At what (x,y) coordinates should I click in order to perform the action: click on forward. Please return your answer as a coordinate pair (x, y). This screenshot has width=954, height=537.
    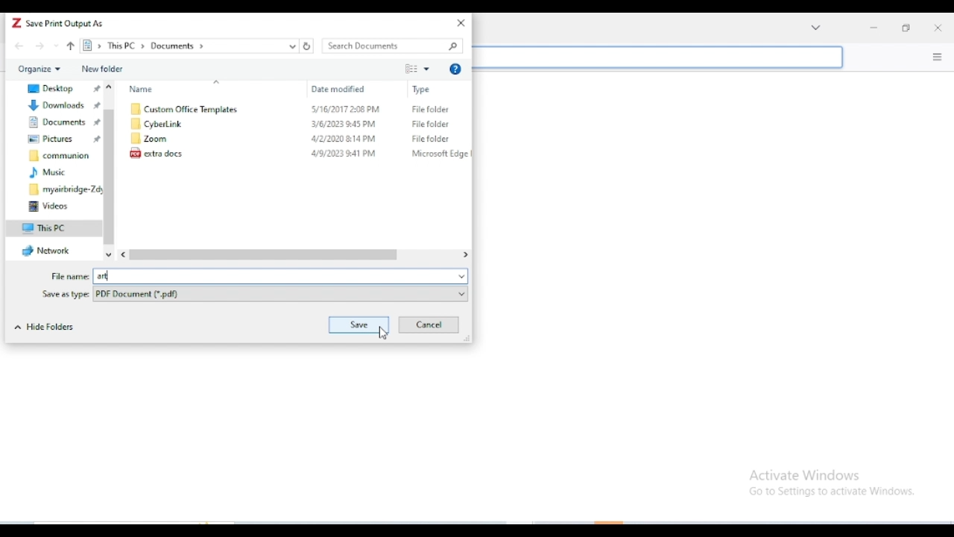
    Looking at the image, I should click on (40, 45).